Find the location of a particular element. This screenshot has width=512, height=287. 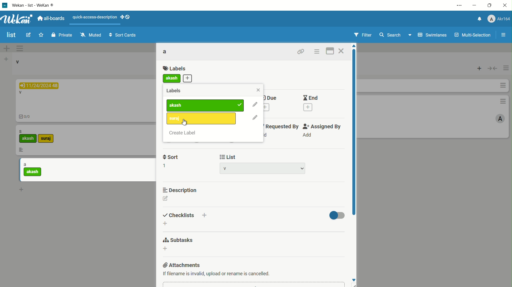

End is located at coordinates (314, 97).